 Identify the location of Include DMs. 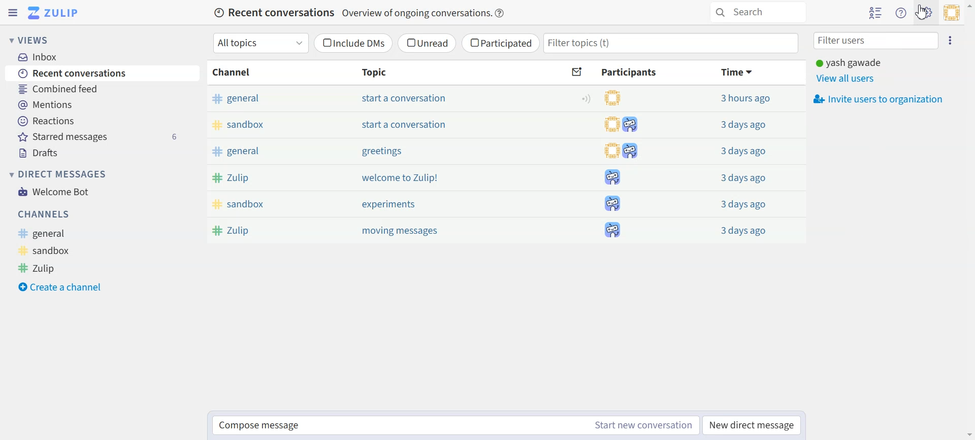
(353, 43).